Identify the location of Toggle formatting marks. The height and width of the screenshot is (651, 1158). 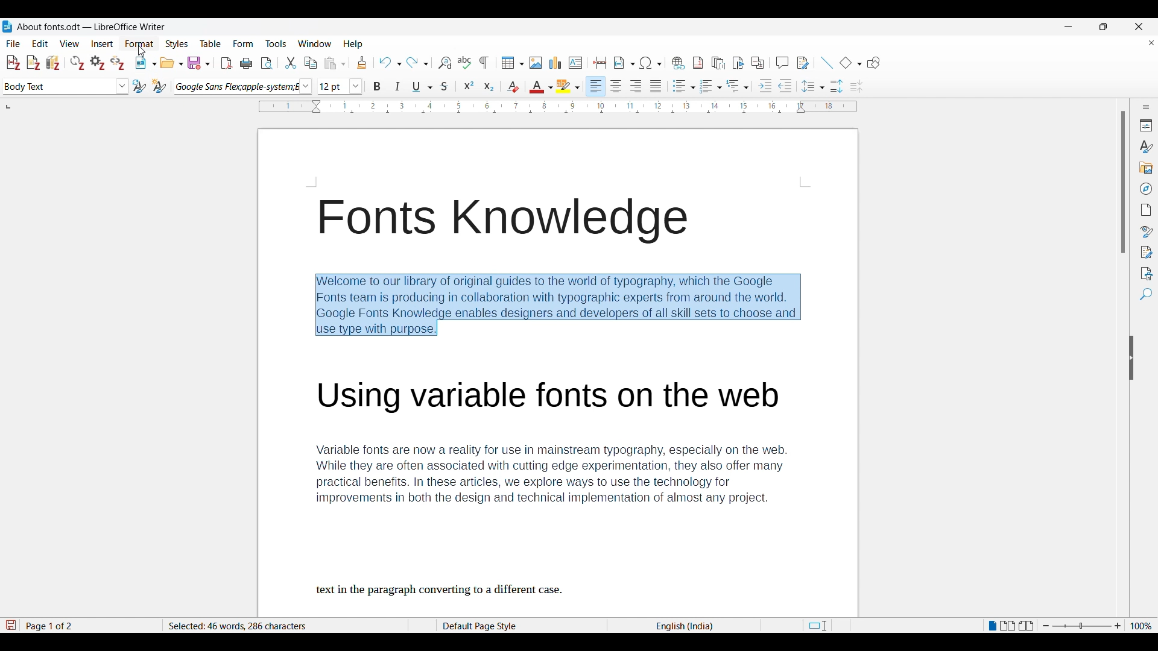
(484, 63).